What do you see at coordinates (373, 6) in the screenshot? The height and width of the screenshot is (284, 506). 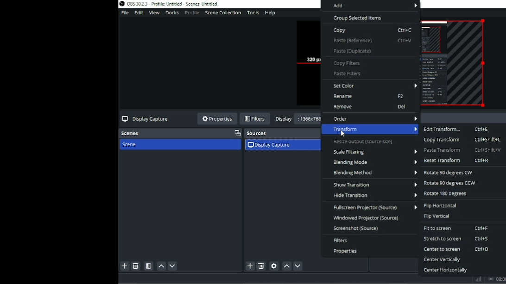 I see `Add` at bounding box center [373, 6].